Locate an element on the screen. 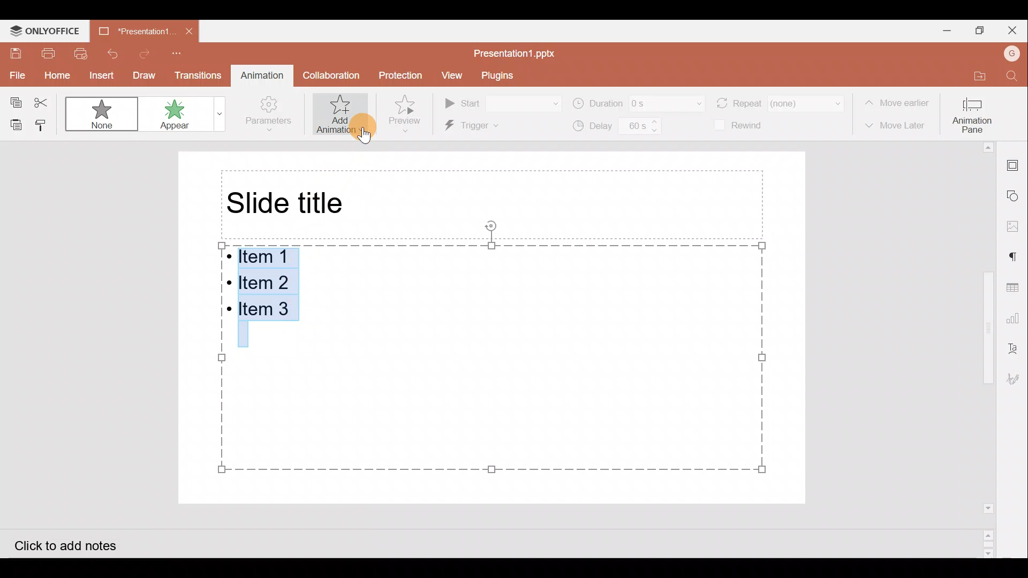 This screenshot has height=578, width=1028. Transitions is located at coordinates (194, 75).